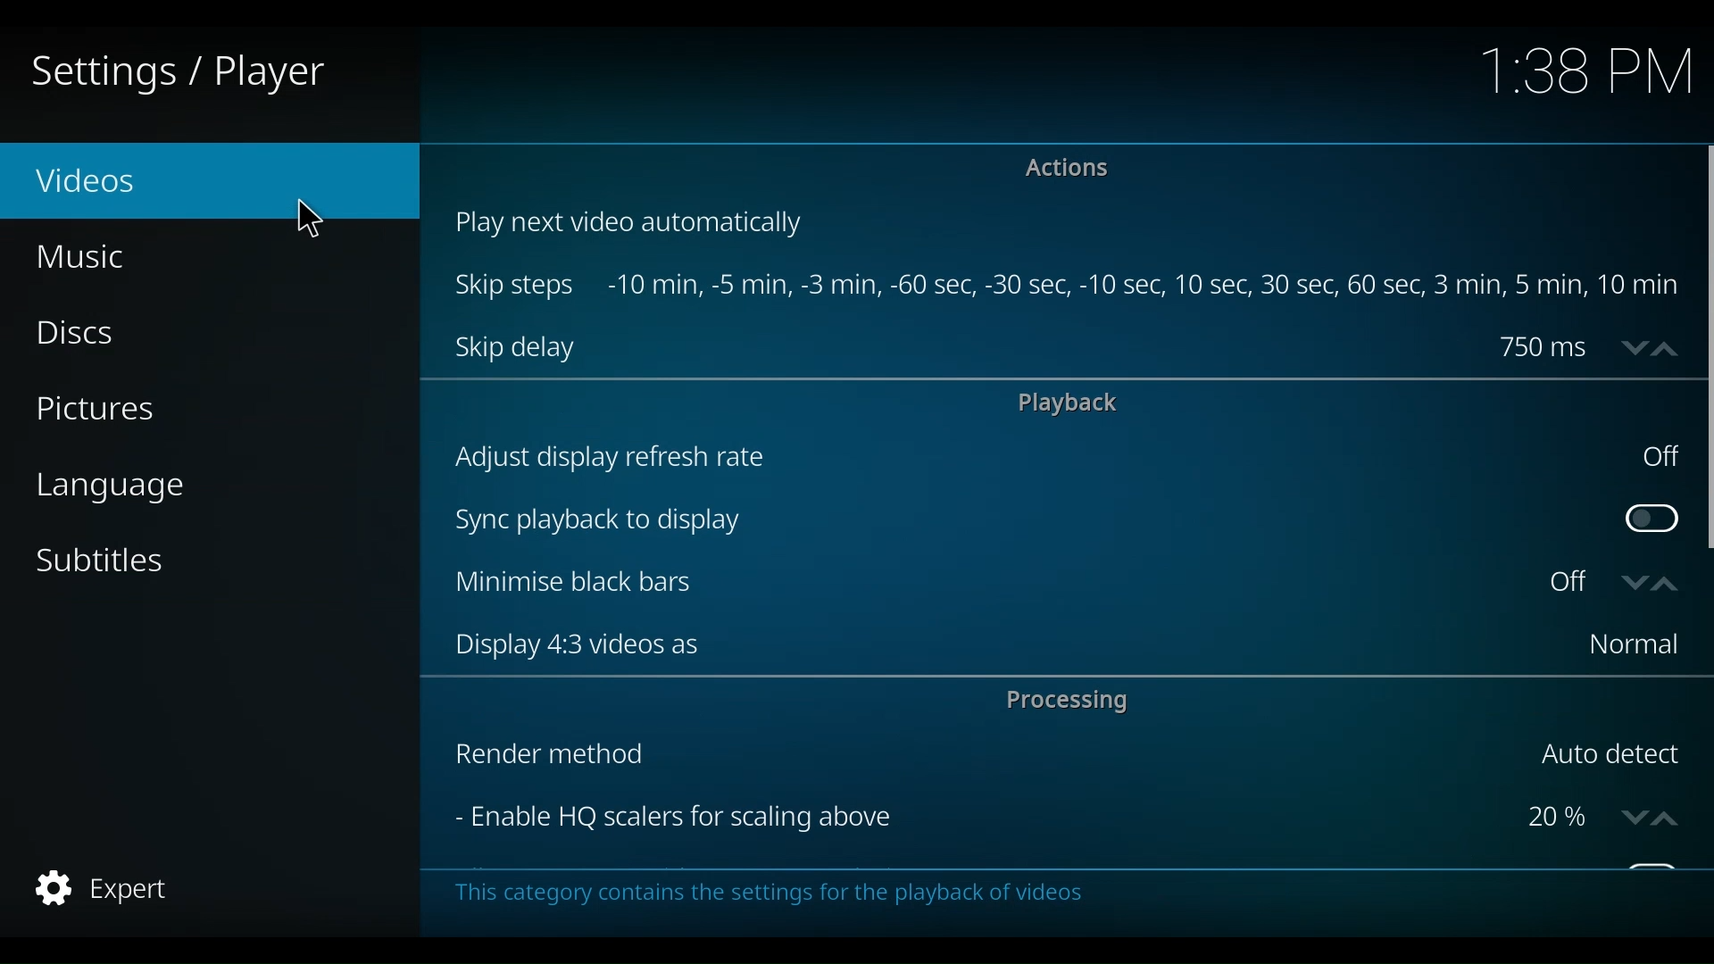  What do you see at coordinates (191, 71) in the screenshot?
I see `Settings / Player` at bounding box center [191, 71].